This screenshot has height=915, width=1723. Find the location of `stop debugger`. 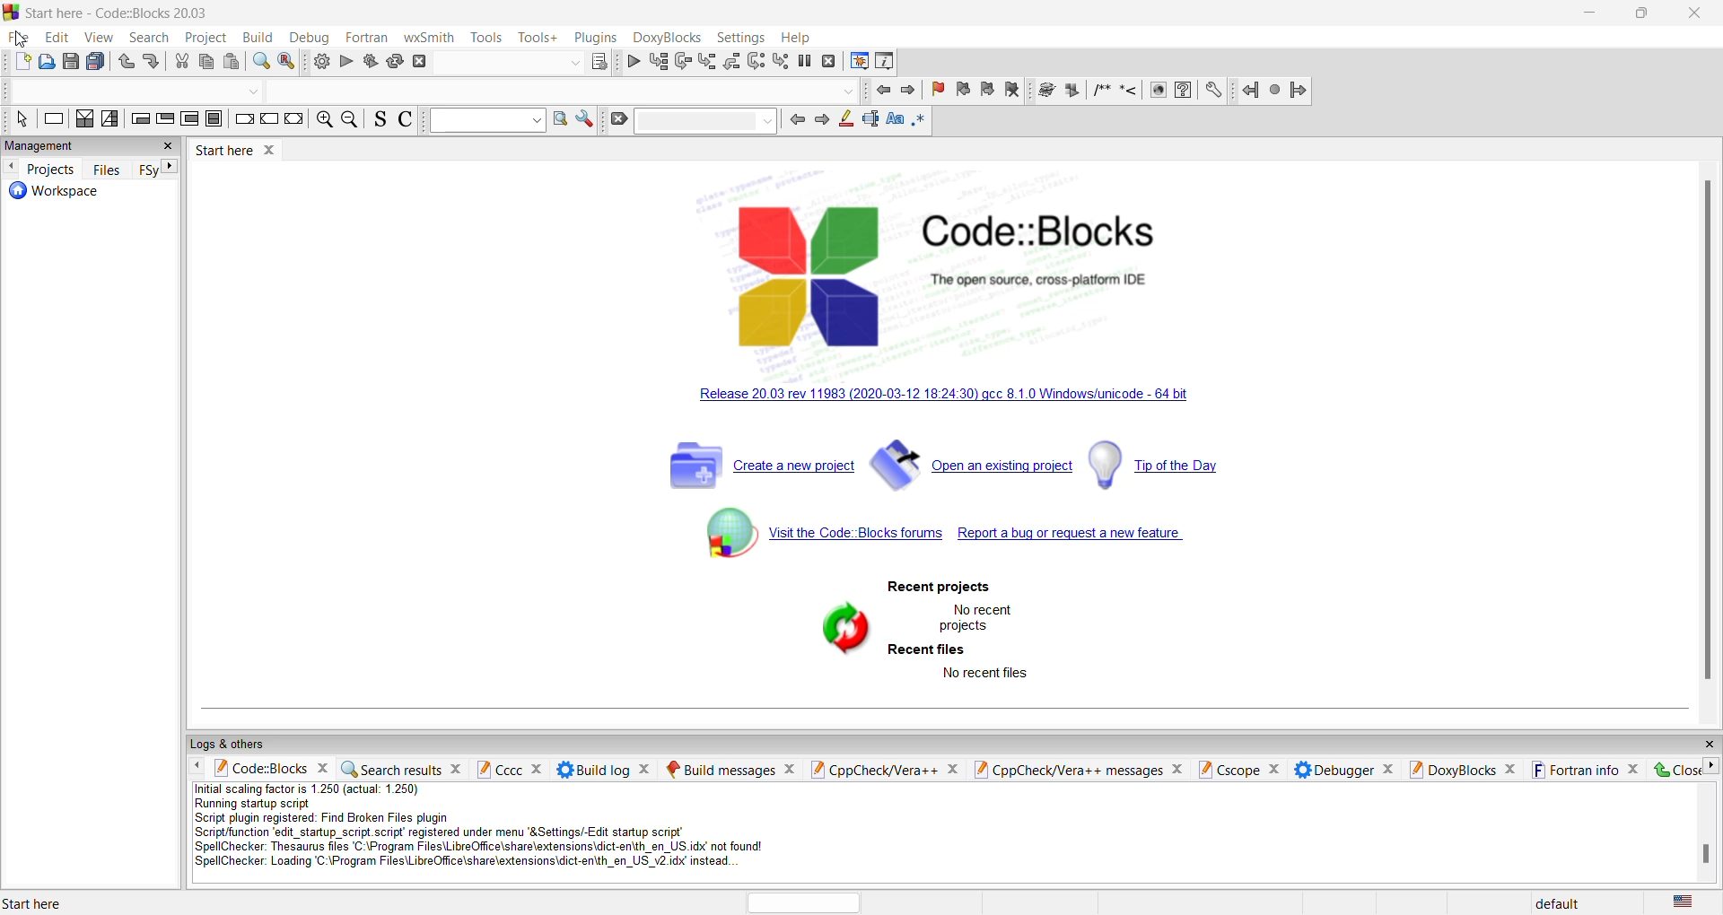

stop debugger is located at coordinates (830, 61).